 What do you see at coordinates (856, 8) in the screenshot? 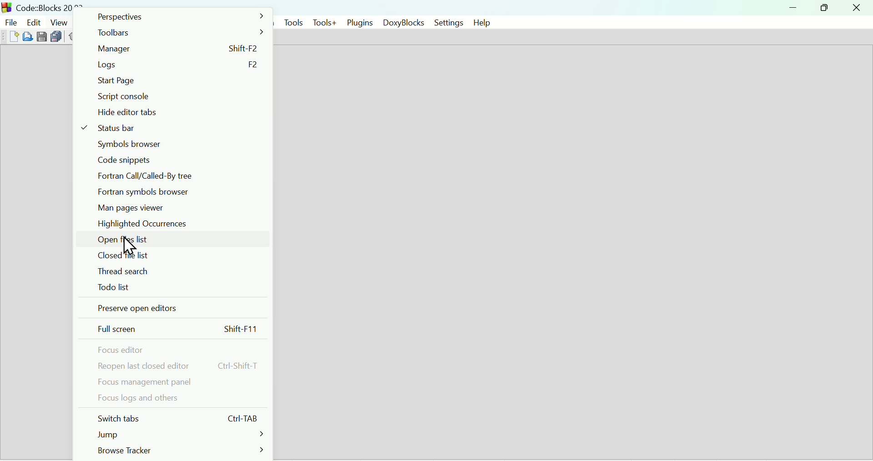
I see `Close` at bounding box center [856, 8].